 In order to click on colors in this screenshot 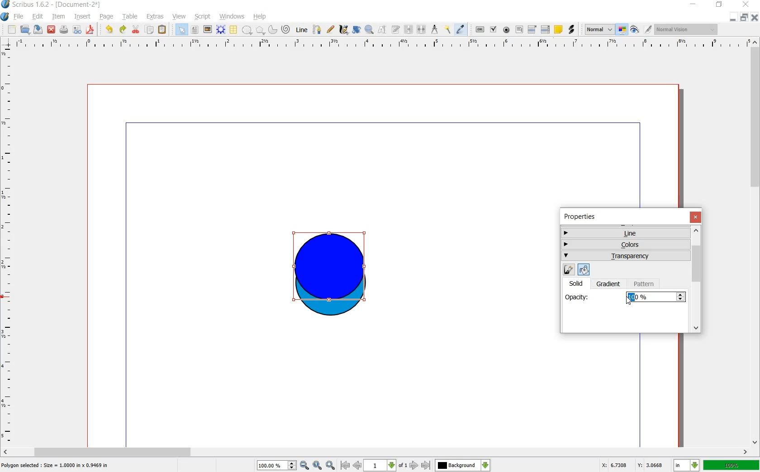, I will do `click(626, 243)`.